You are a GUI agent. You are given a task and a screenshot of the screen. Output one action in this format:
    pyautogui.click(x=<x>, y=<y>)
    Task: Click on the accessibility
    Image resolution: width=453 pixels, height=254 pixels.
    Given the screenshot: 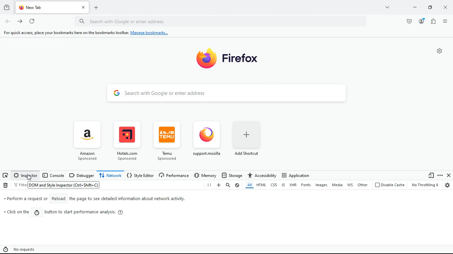 What is the action you would take?
    pyautogui.click(x=262, y=175)
    